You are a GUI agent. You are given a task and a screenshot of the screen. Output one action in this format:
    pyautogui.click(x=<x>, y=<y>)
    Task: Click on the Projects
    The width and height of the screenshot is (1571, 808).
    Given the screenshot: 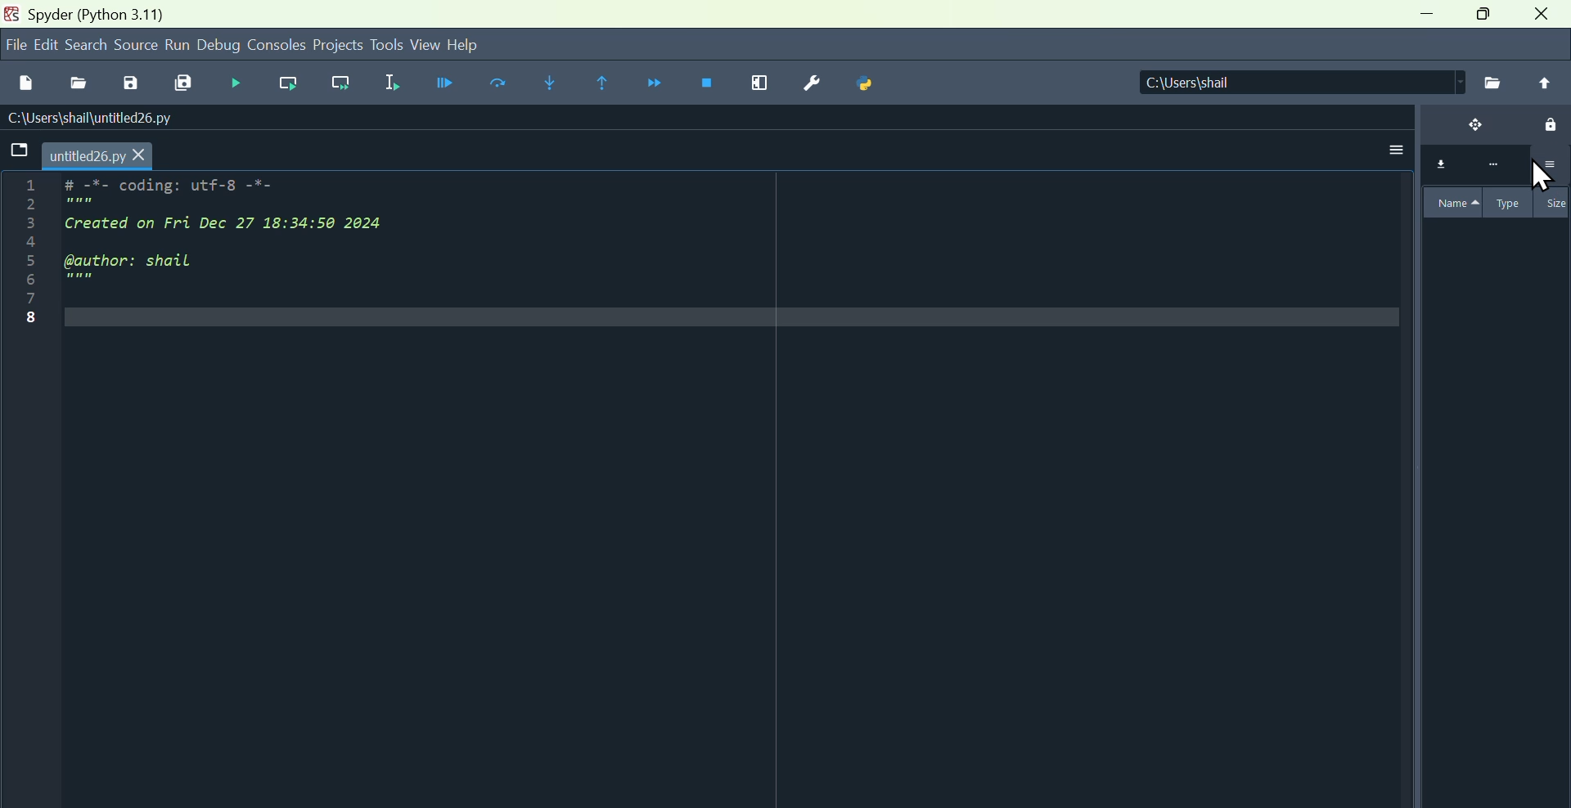 What is the action you would take?
    pyautogui.click(x=339, y=43)
    